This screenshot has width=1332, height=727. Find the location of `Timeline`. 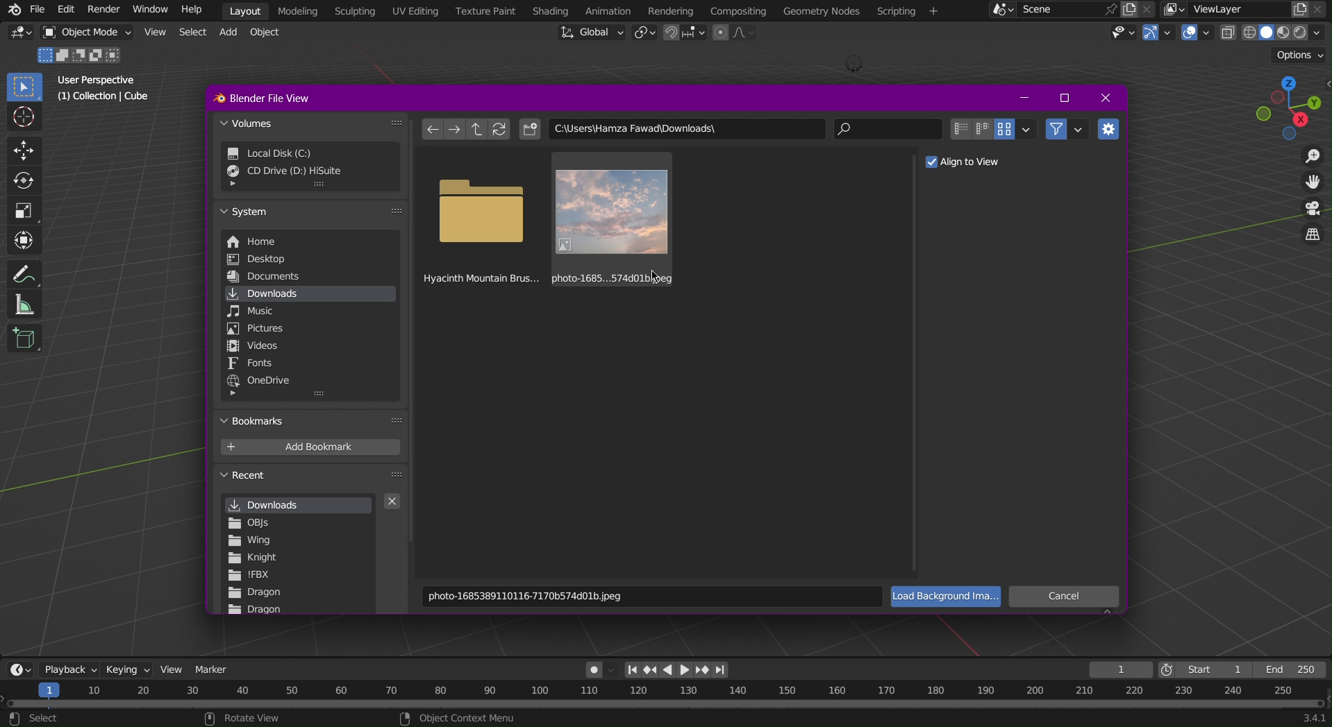

Timeline is located at coordinates (666, 705).